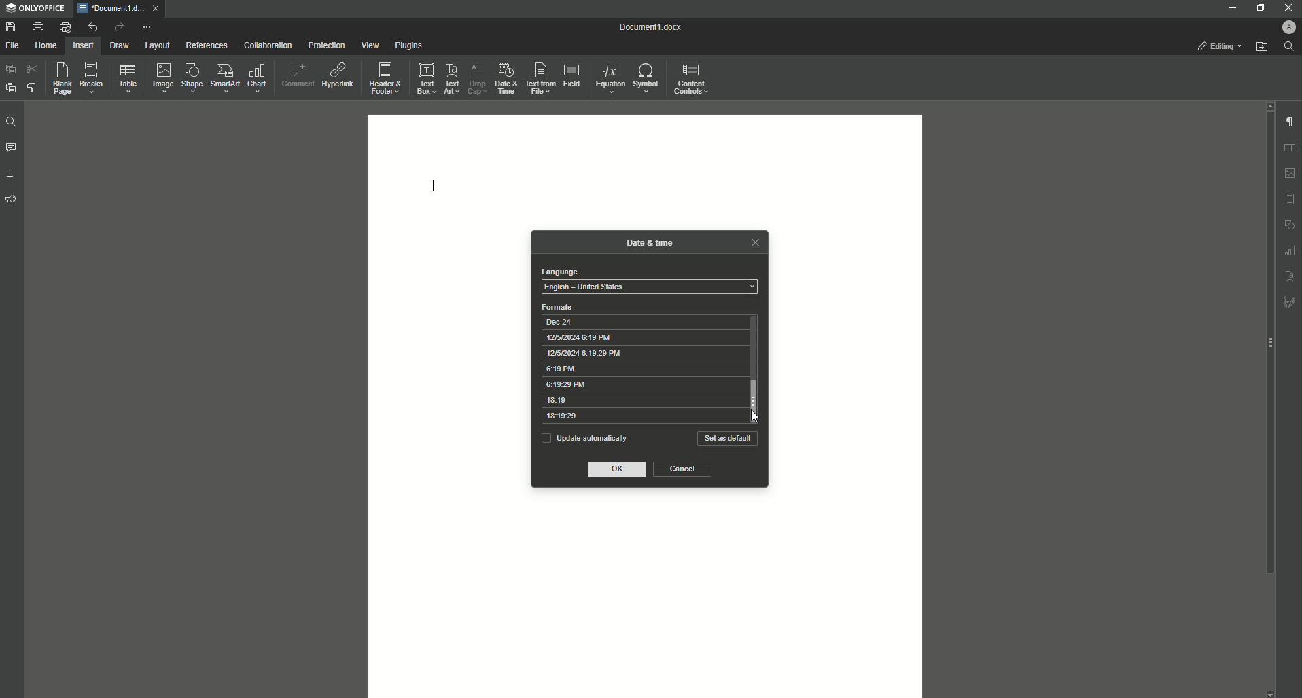 The image size is (1302, 698). What do you see at coordinates (10, 122) in the screenshot?
I see `Find` at bounding box center [10, 122].